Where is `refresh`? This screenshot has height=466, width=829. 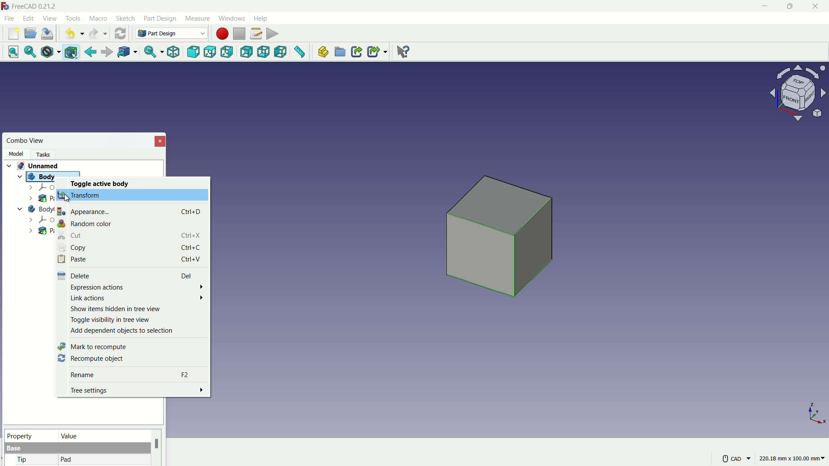
refresh is located at coordinates (120, 33).